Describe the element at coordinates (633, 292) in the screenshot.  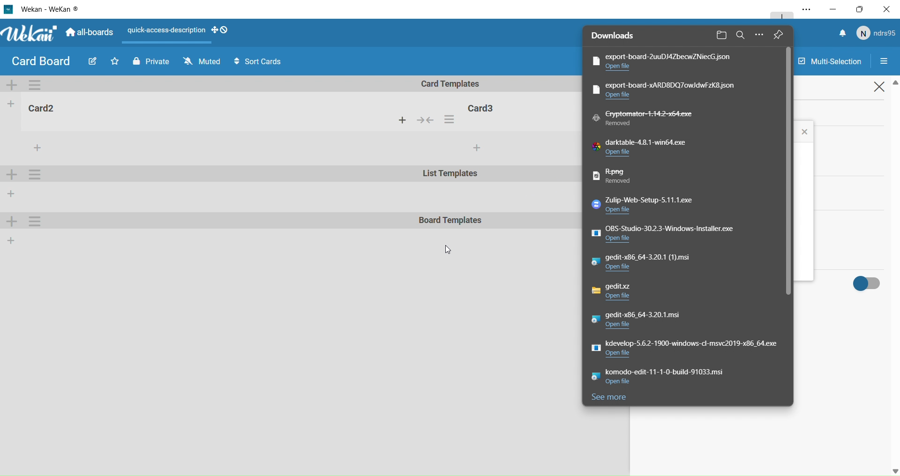
I see `downloaded file` at that location.